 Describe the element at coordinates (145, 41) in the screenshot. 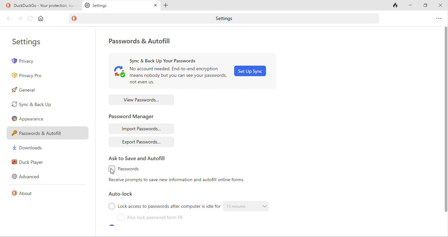

I see `password and autofill` at that location.